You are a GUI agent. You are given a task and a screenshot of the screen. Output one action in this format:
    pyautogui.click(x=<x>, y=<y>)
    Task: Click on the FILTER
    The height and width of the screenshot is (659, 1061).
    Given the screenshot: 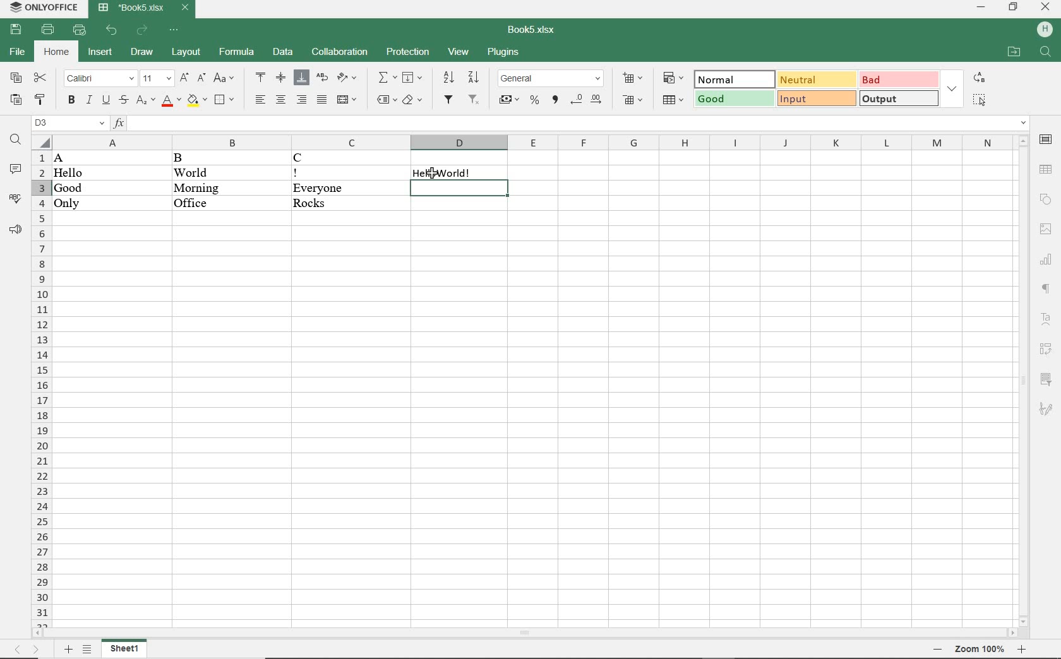 What is the action you would take?
    pyautogui.click(x=448, y=99)
    